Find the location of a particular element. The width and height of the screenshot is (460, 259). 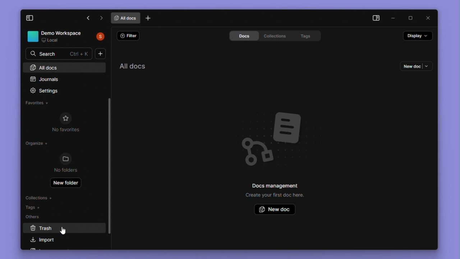

Collapse side bar is located at coordinates (376, 18).